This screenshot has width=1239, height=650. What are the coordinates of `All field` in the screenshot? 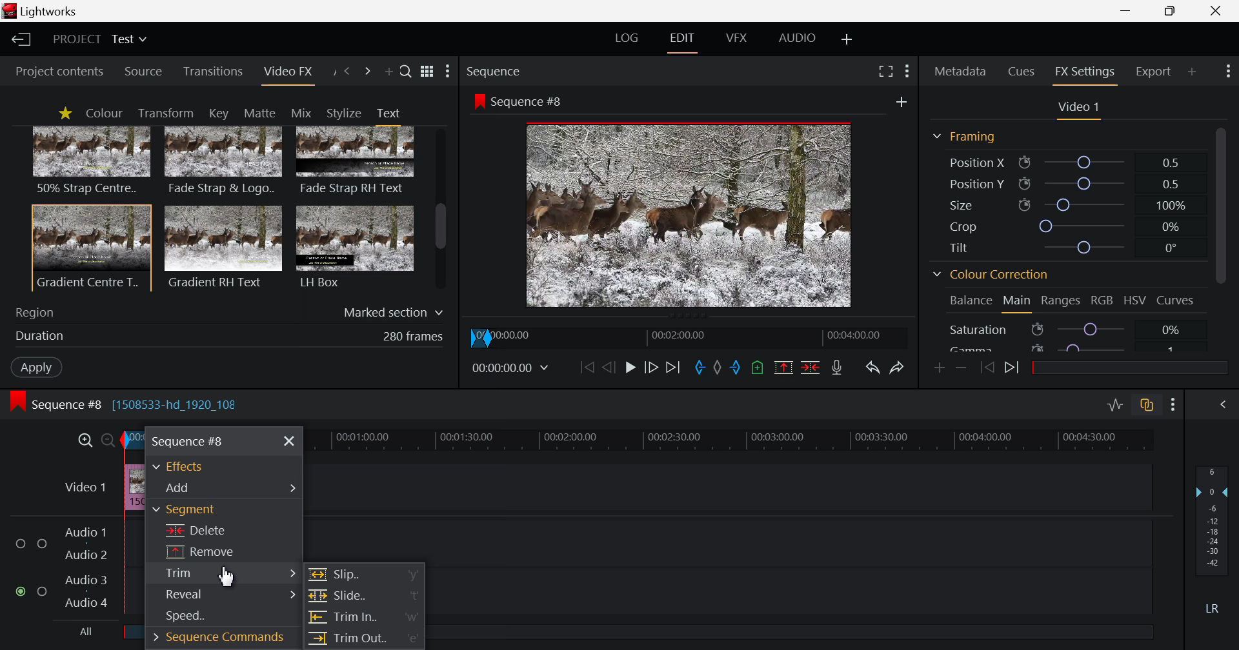 It's located at (802, 631).